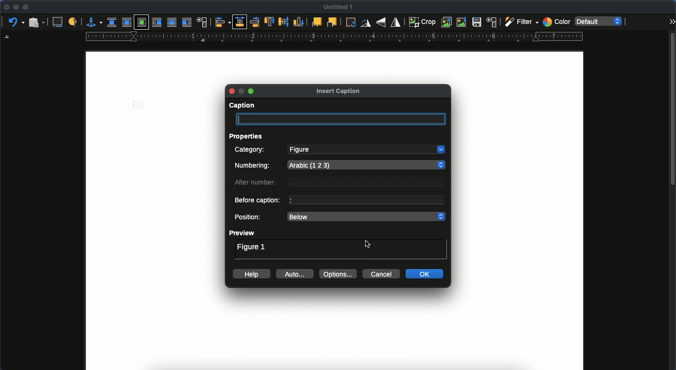 Image resolution: width=676 pixels, height=370 pixels. Describe the element at coordinates (296, 274) in the screenshot. I see `auto` at that location.